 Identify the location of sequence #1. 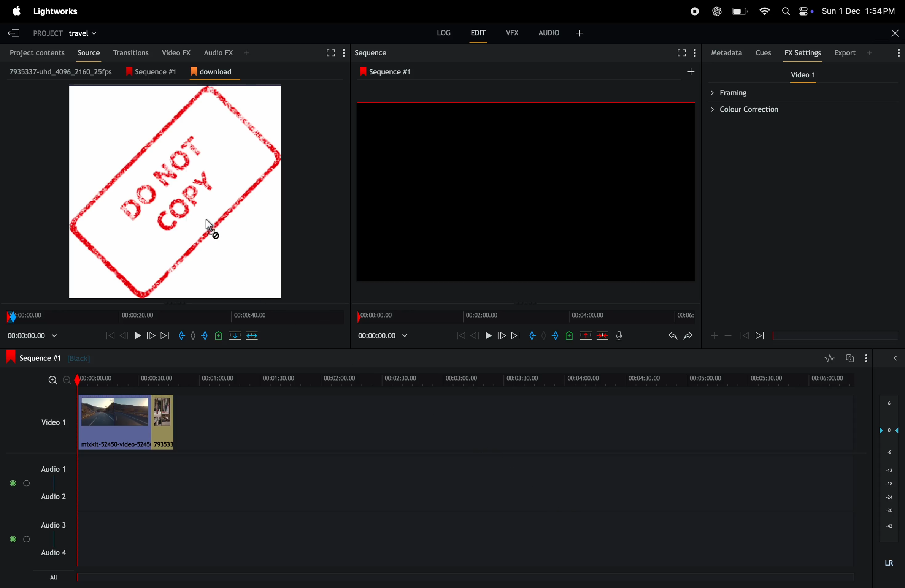
(48, 357).